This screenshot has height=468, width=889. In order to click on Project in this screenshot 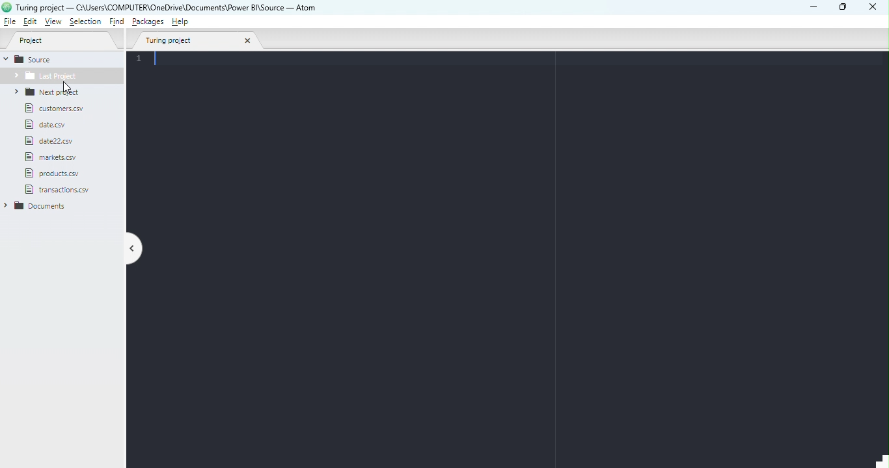, I will do `click(61, 40)`.